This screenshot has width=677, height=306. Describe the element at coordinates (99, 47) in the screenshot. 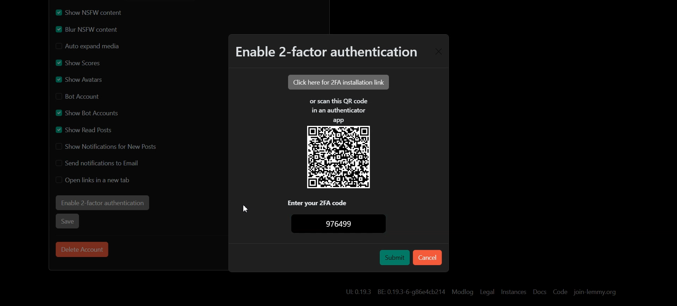

I see `Disable Auto expand media` at that location.